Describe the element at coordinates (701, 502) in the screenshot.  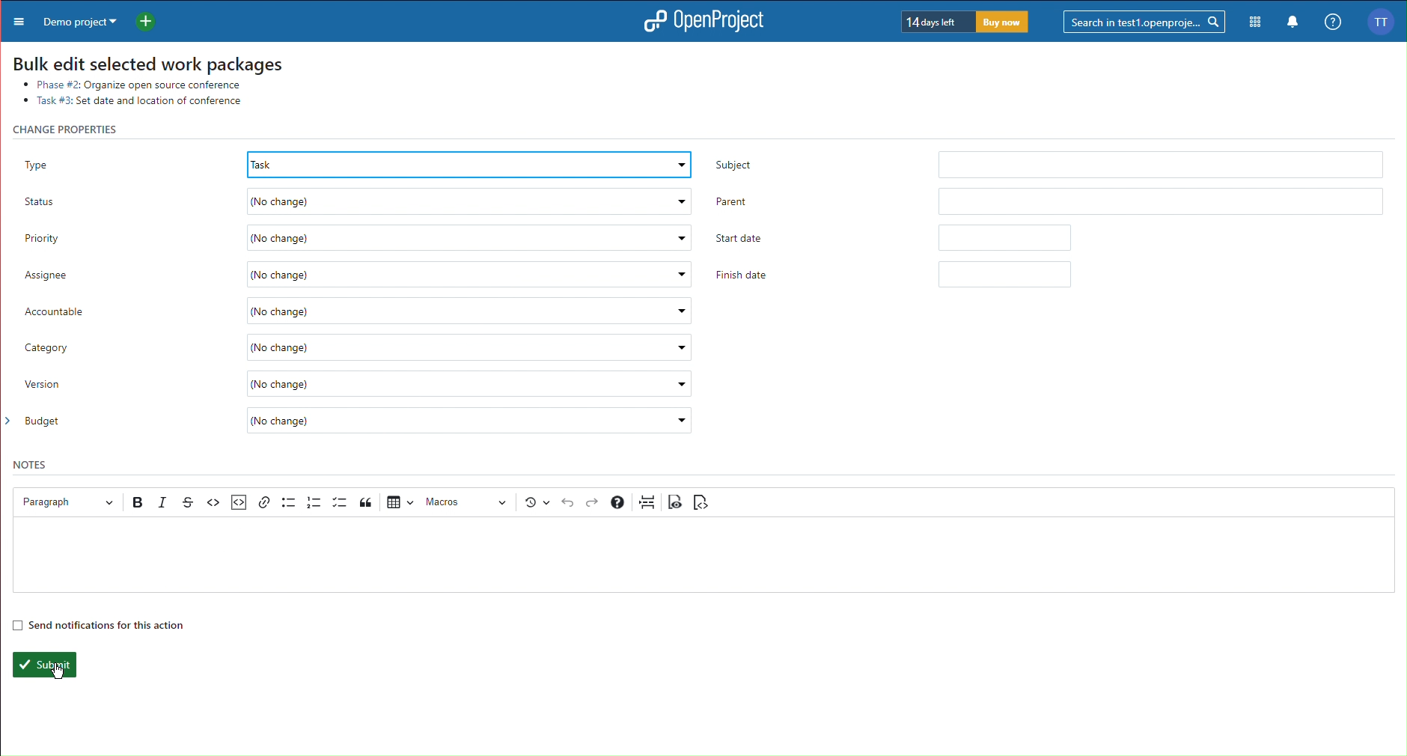
I see `Markdown Source` at that location.